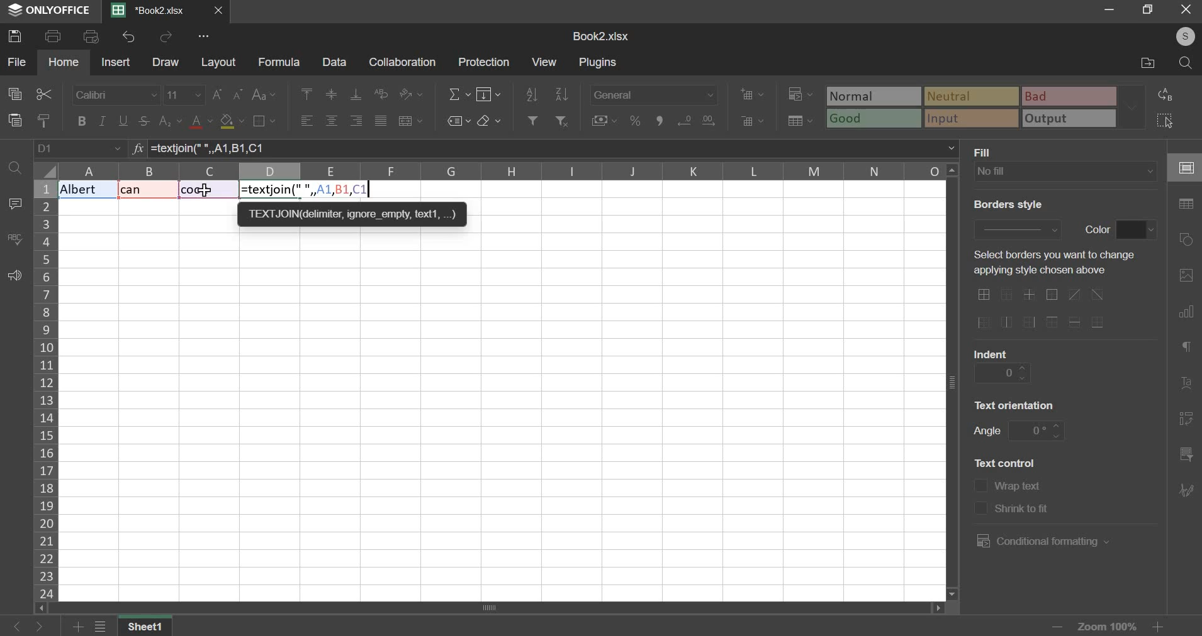 This screenshot has height=636, width=1202. Describe the element at coordinates (92, 36) in the screenshot. I see `print preview` at that location.